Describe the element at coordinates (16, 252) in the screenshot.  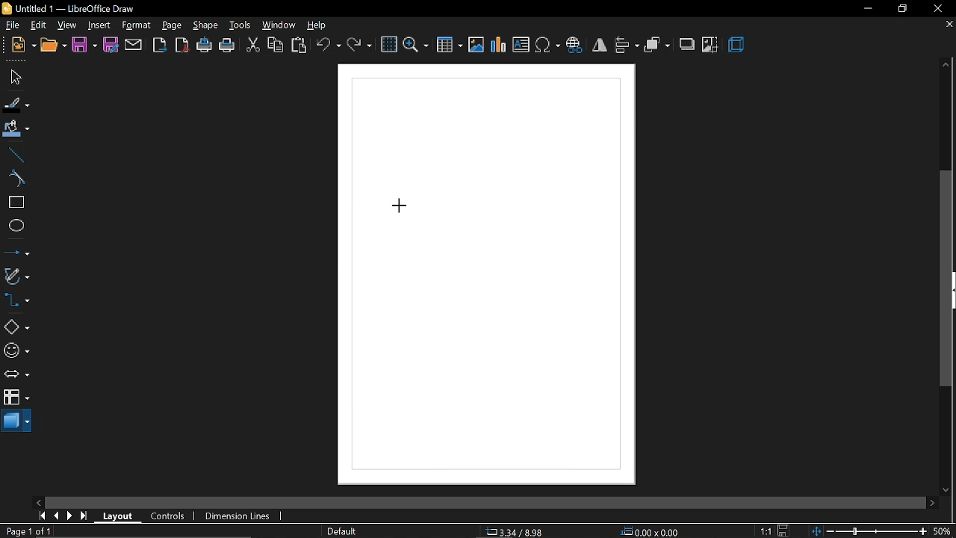
I see `lines and arrow` at that location.